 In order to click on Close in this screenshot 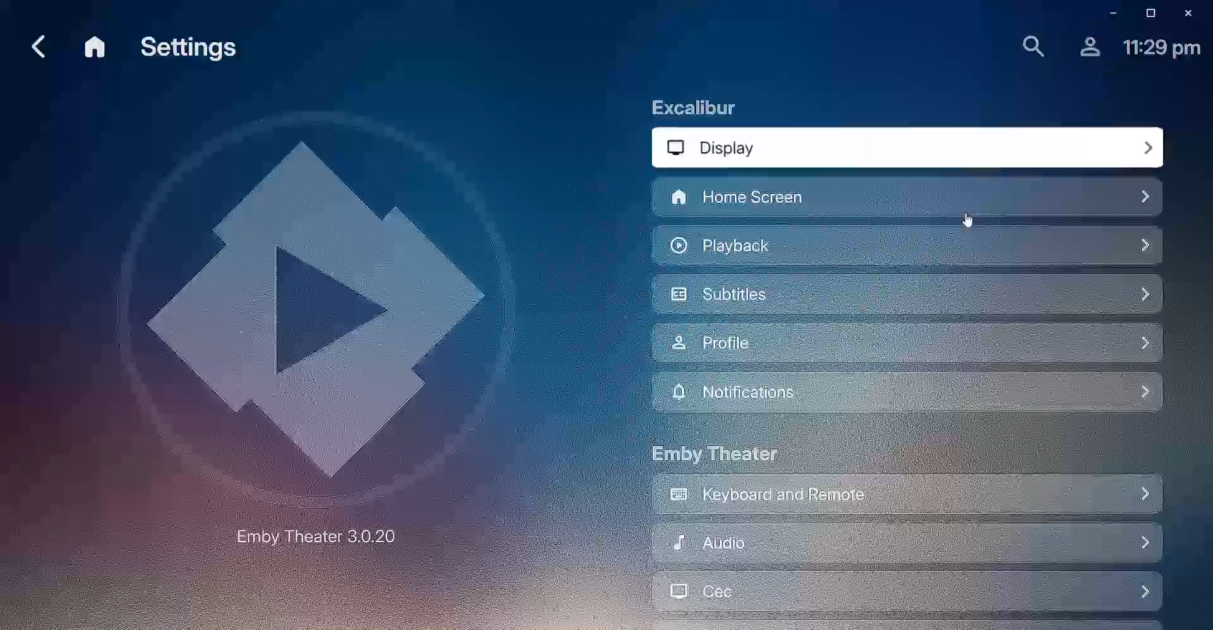, I will do `click(1192, 12)`.